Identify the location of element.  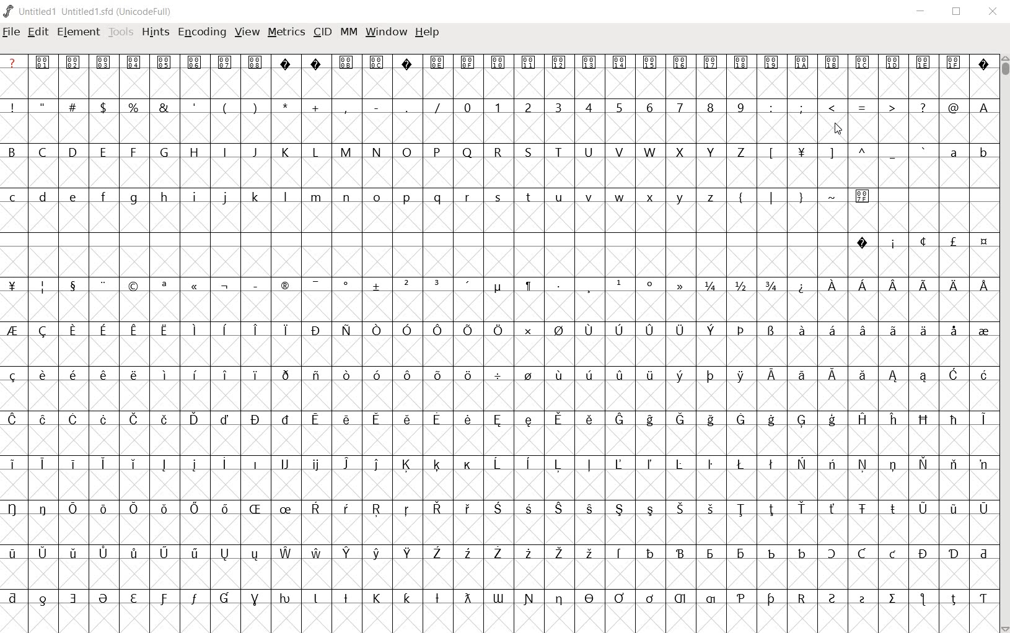
(79, 33).